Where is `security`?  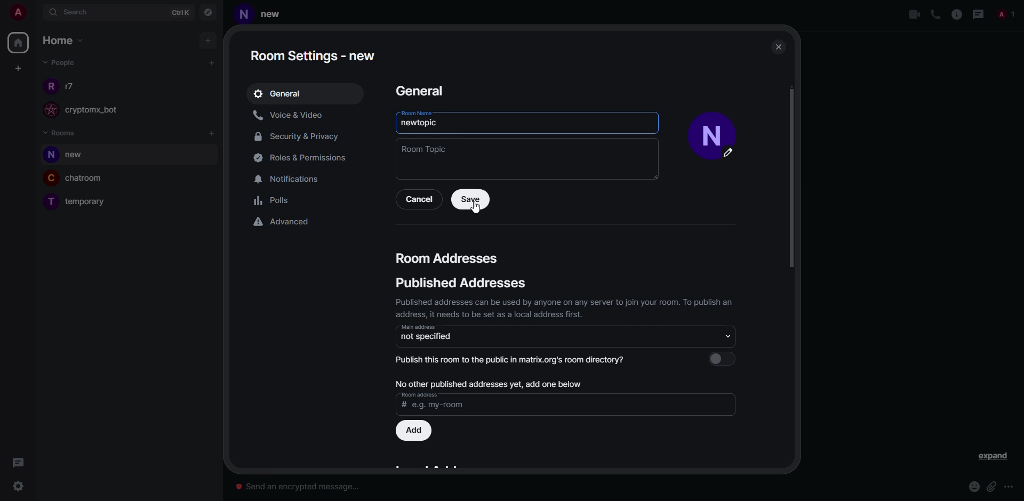
security is located at coordinates (300, 138).